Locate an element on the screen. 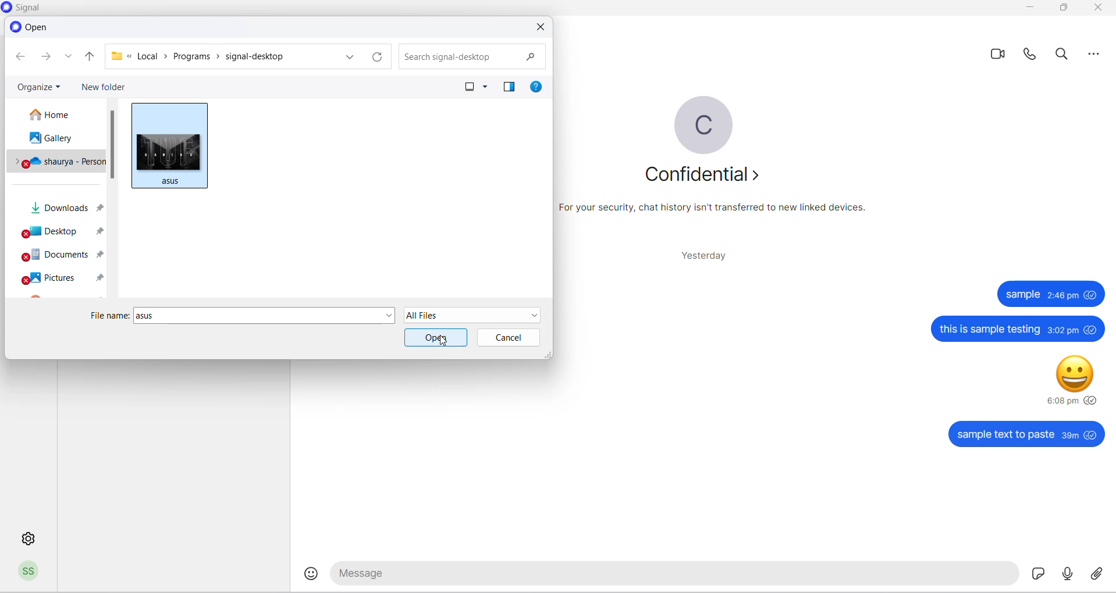 The height and width of the screenshot is (593, 1116). seen is located at coordinates (1092, 434).